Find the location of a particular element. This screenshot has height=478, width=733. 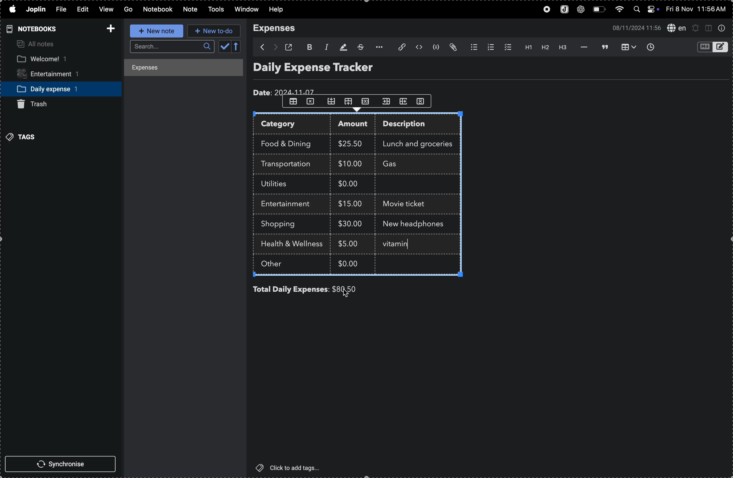

$0.00 is located at coordinates (350, 263).